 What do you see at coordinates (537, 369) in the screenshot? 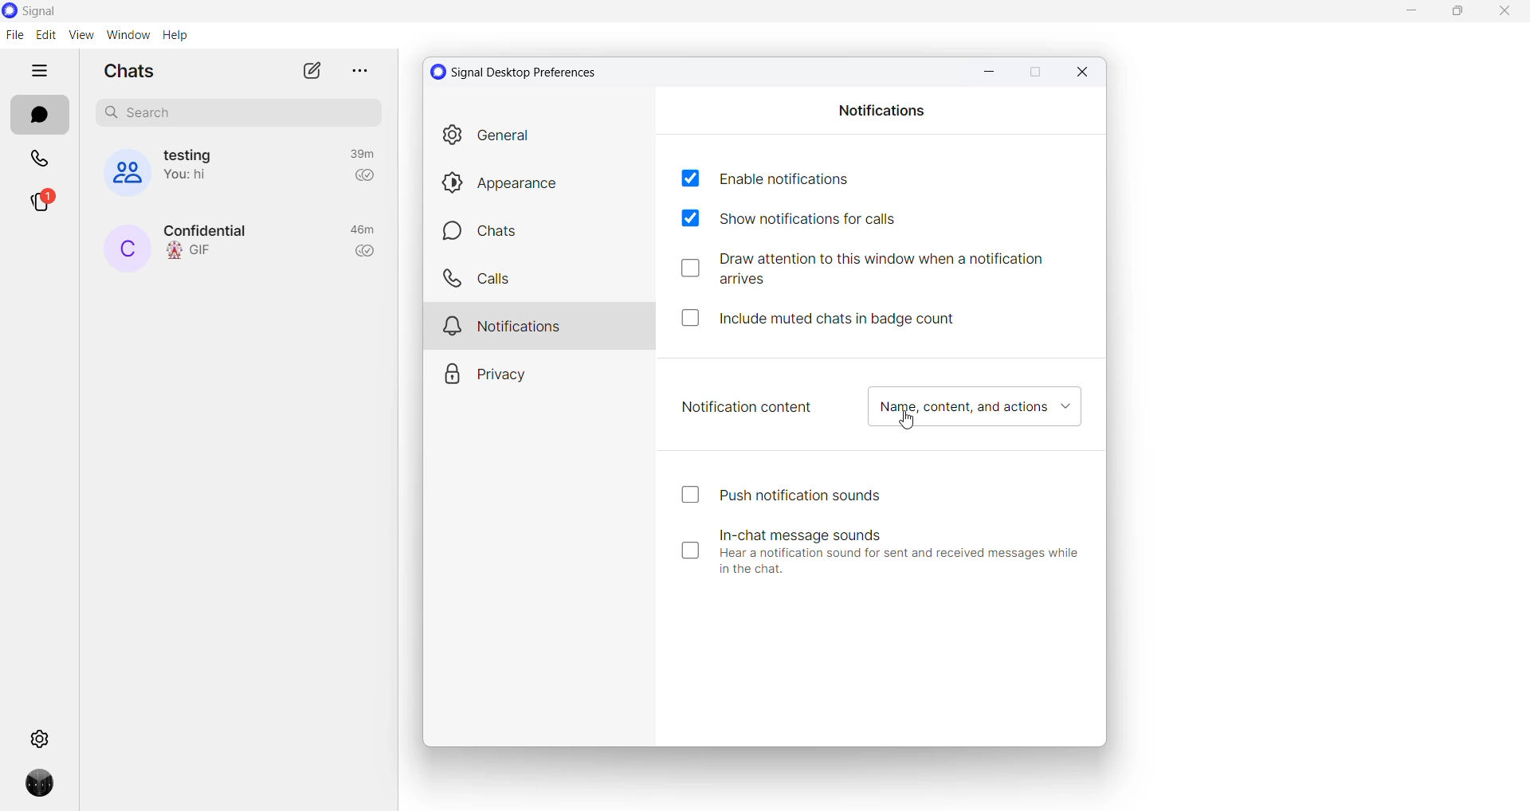
I see `privacy` at bounding box center [537, 369].